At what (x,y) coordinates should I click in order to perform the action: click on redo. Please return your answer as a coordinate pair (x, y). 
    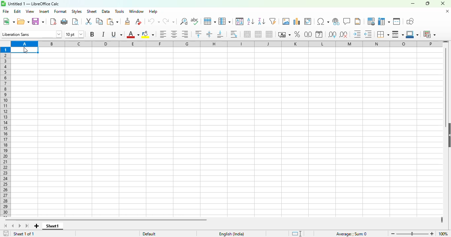
    Looking at the image, I should click on (169, 21).